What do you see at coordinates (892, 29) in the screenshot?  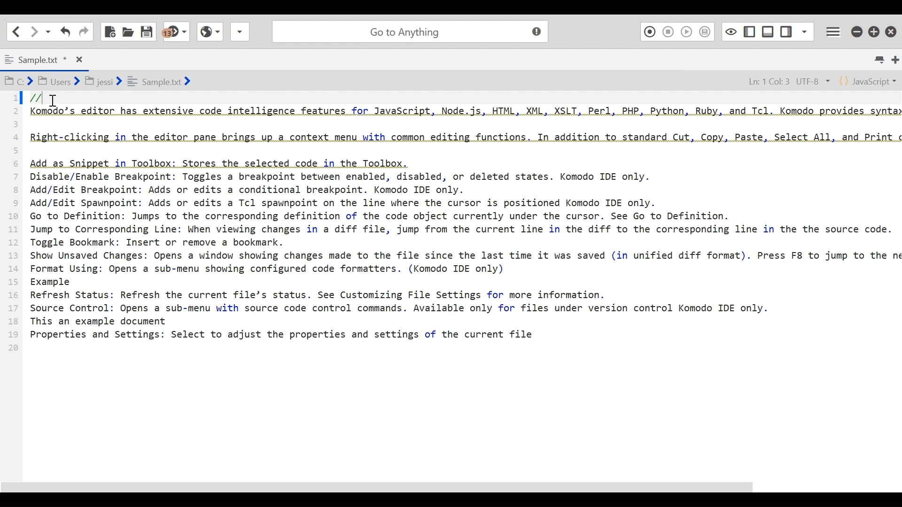 I see `Close` at bounding box center [892, 29].